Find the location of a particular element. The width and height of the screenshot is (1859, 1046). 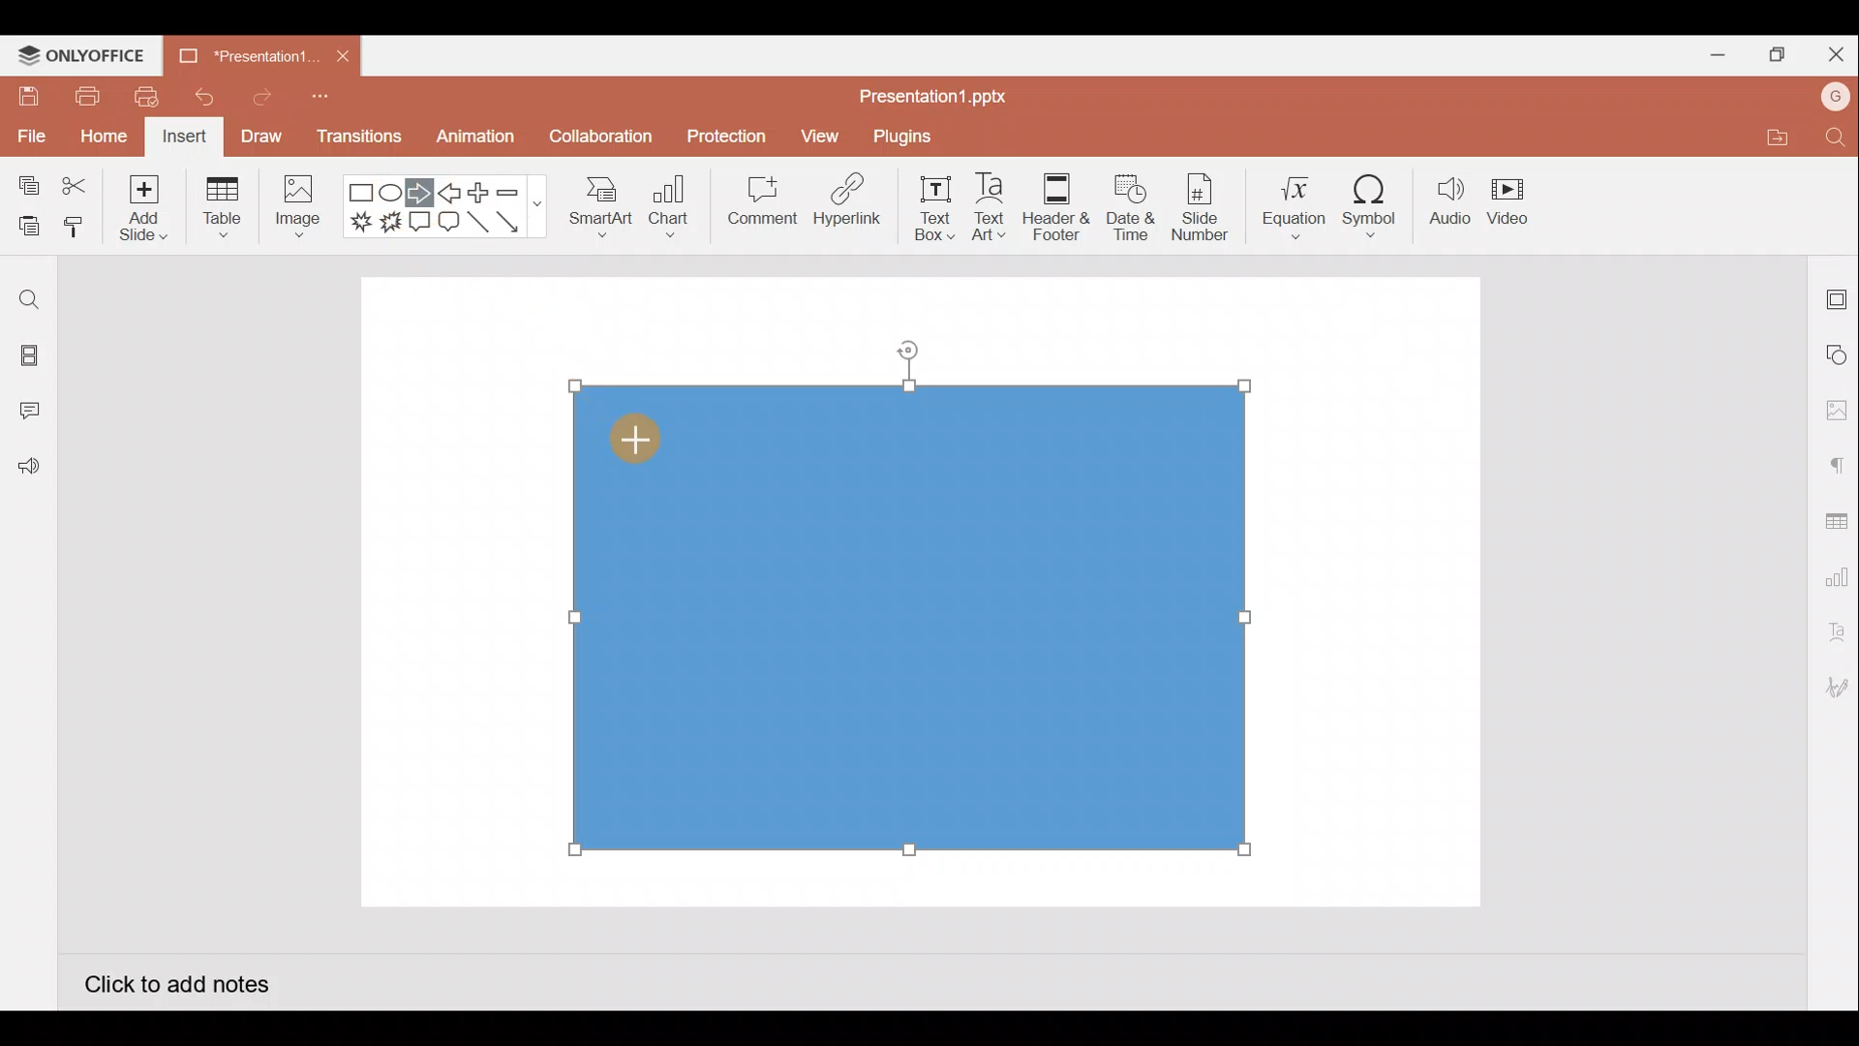

Explosion 1 is located at coordinates (361, 221).